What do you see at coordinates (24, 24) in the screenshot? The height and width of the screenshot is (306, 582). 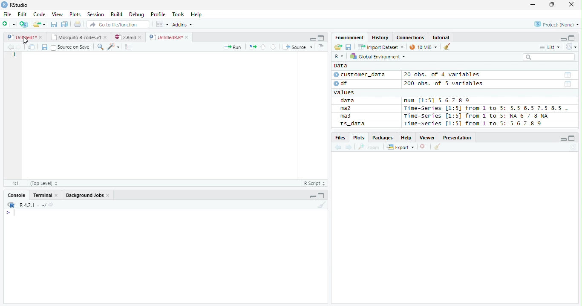 I see `Create Project` at bounding box center [24, 24].